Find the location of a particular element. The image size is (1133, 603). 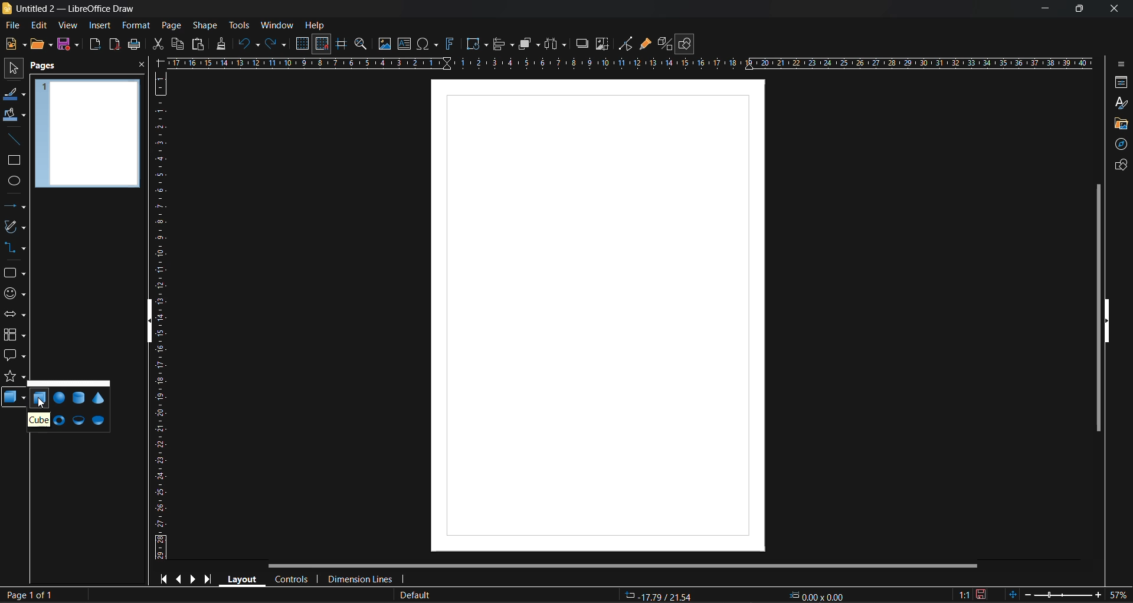

rectangle is located at coordinates (14, 161).